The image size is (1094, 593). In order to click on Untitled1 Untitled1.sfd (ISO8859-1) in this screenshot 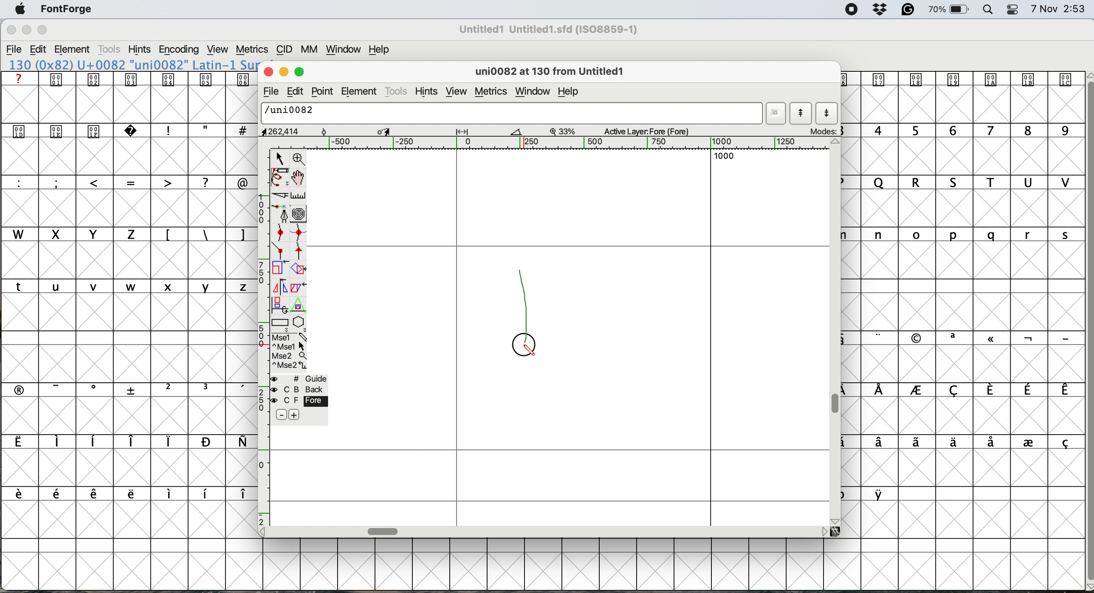, I will do `click(551, 29)`.